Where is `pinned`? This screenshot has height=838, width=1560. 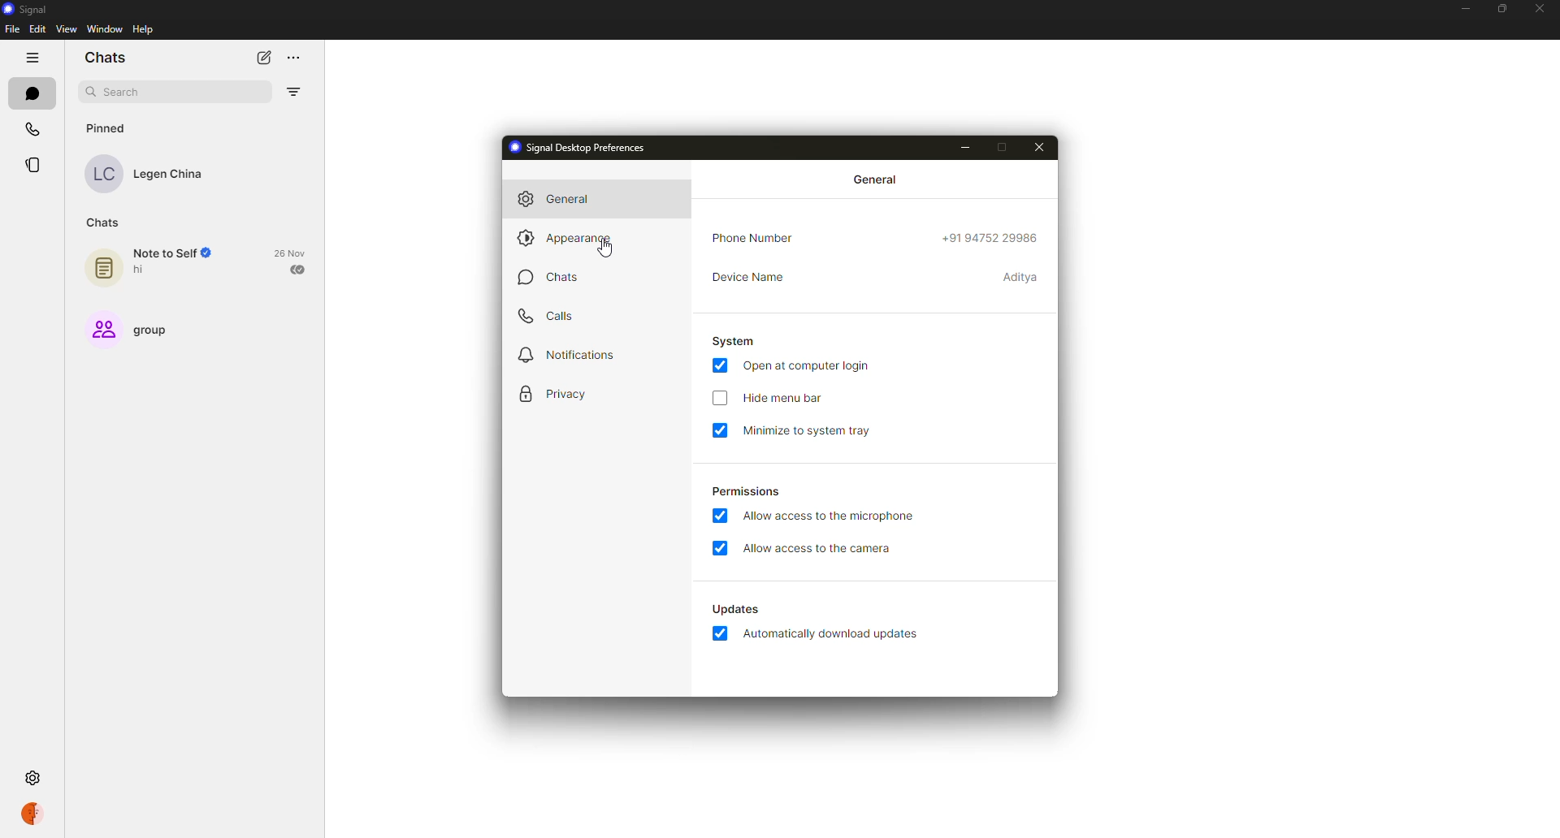
pinned is located at coordinates (109, 127).